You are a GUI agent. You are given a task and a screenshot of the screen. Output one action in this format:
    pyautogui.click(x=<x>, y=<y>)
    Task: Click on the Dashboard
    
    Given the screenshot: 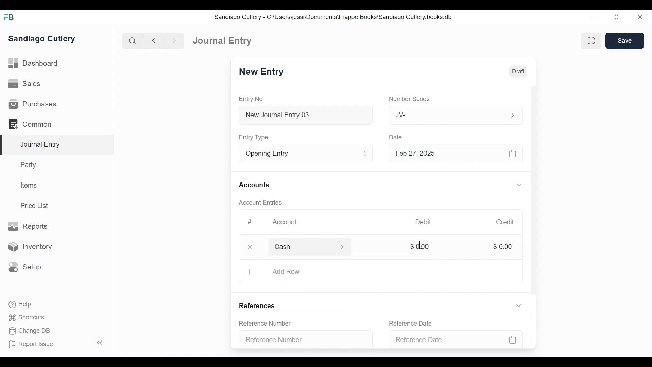 What is the action you would take?
    pyautogui.click(x=34, y=64)
    